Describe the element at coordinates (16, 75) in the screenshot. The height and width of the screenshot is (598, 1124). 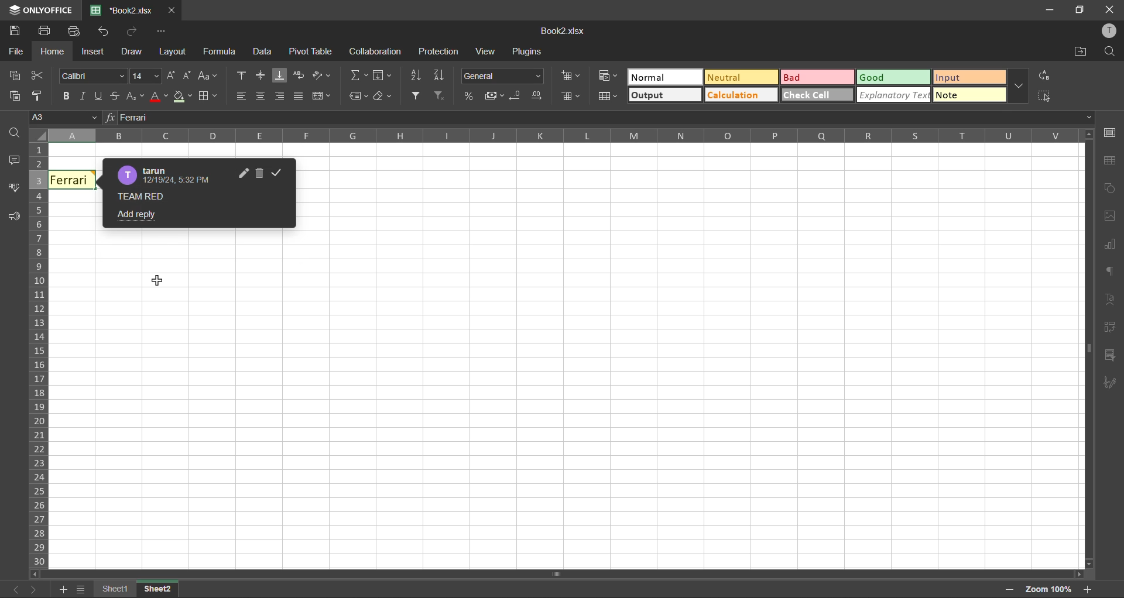
I see `copy` at that location.